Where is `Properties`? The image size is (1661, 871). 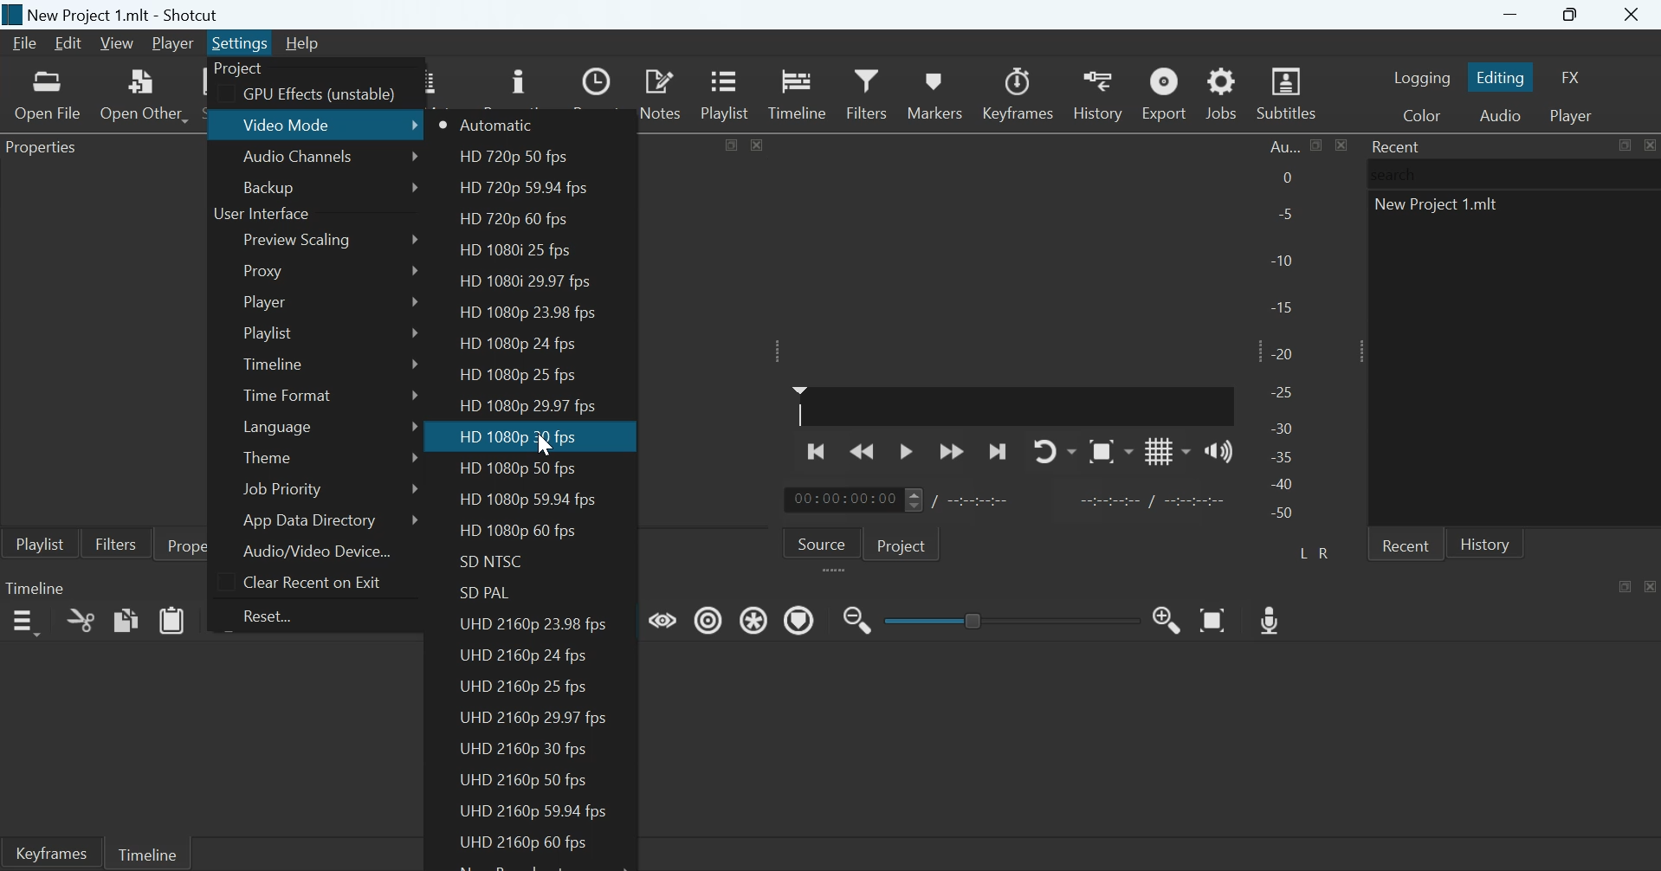
Properties is located at coordinates (517, 86).